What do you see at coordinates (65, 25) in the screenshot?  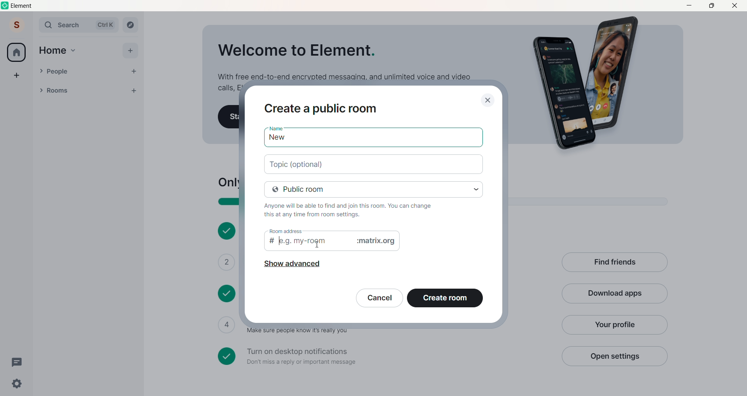 I see `Search Bar` at bounding box center [65, 25].